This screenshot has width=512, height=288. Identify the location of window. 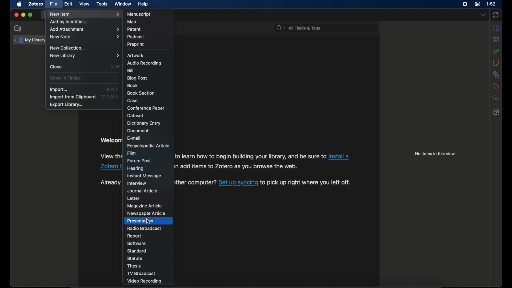
(123, 4).